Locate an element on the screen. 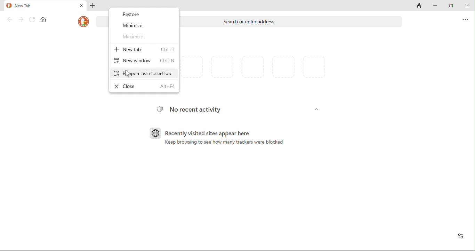 The image size is (475, 251). close is located at coordinates (145, 87).